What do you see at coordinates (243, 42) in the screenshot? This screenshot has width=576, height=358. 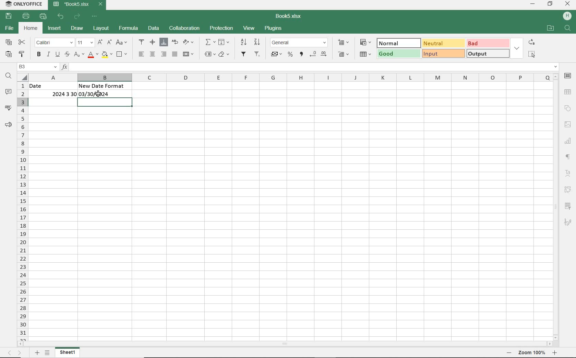 I see `SORT ASCENDING` at bounding box center [243, 42].